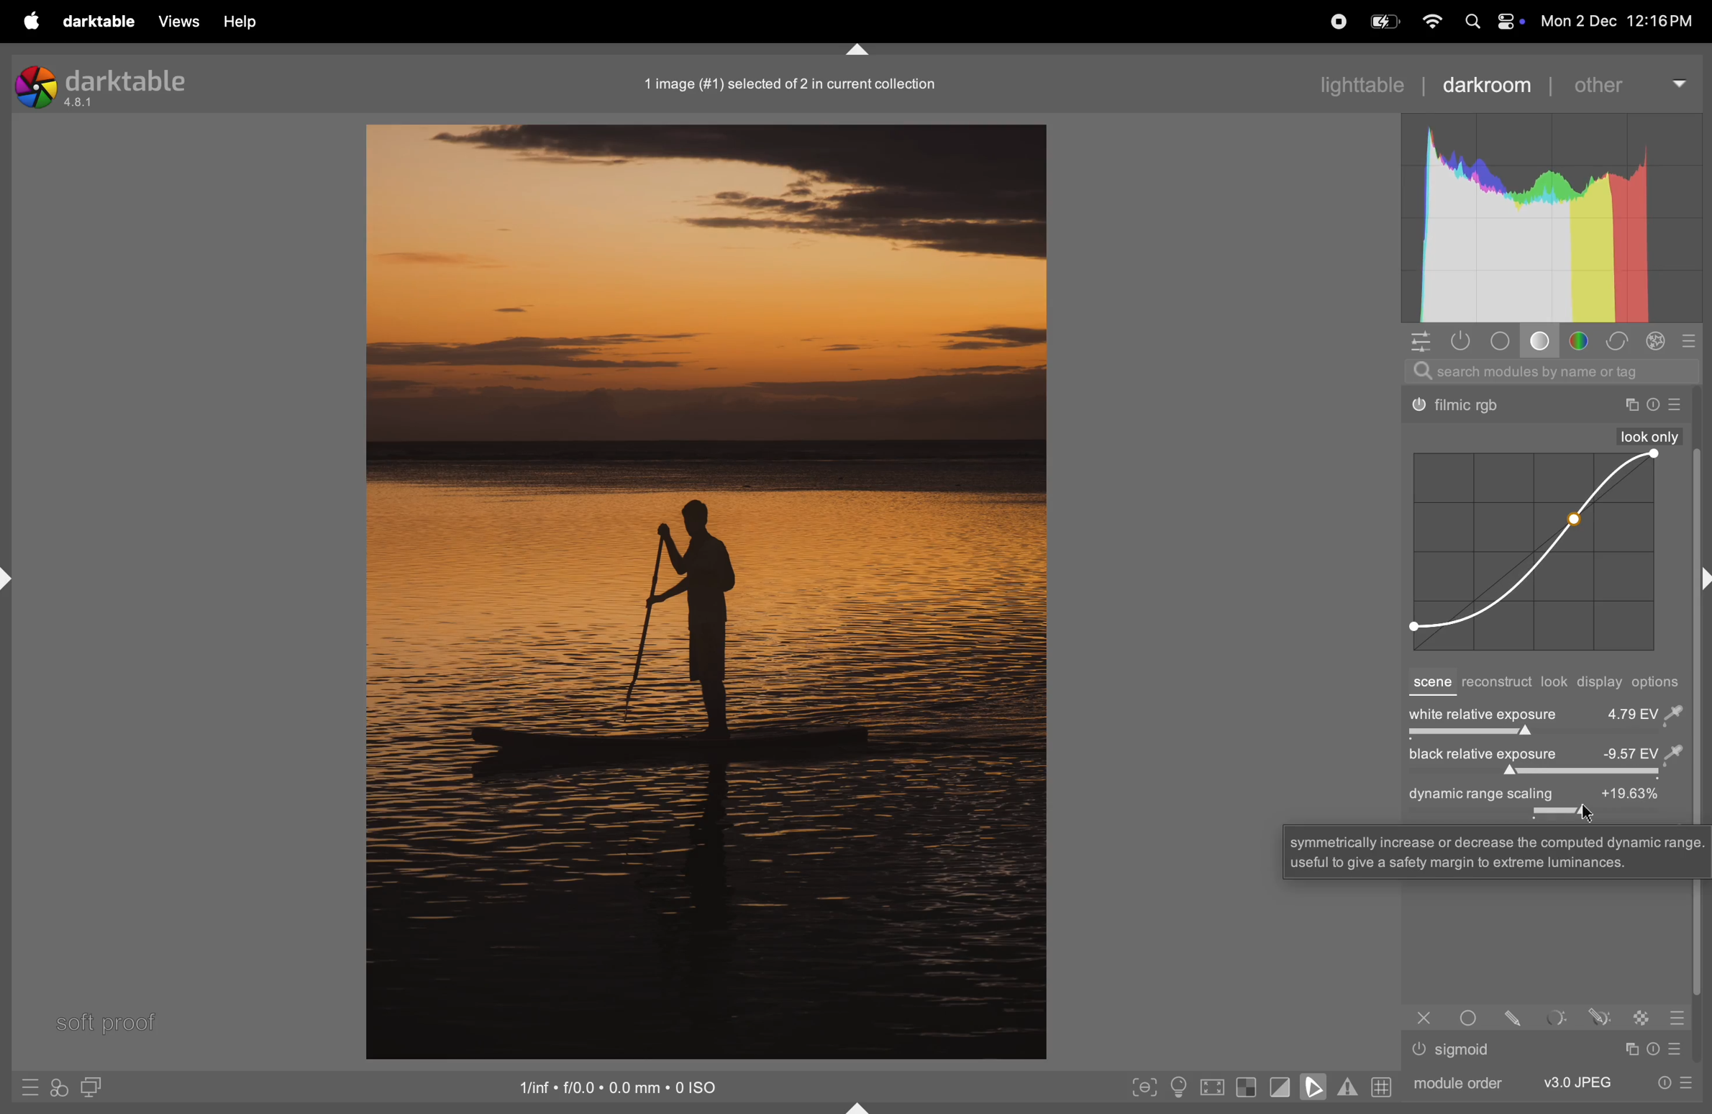 The image size is (1712, 1114). I want to click on , so click(1679, 405).